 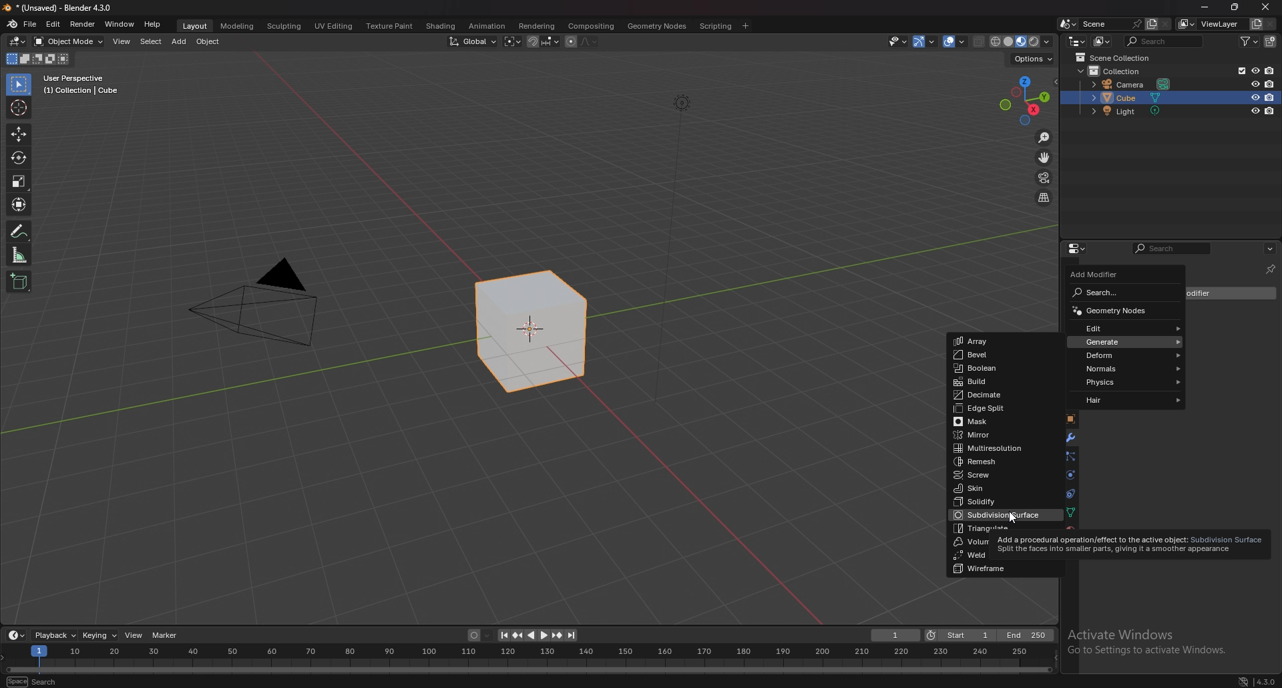 I want to click on minimize, so click(x=1205, y=7).